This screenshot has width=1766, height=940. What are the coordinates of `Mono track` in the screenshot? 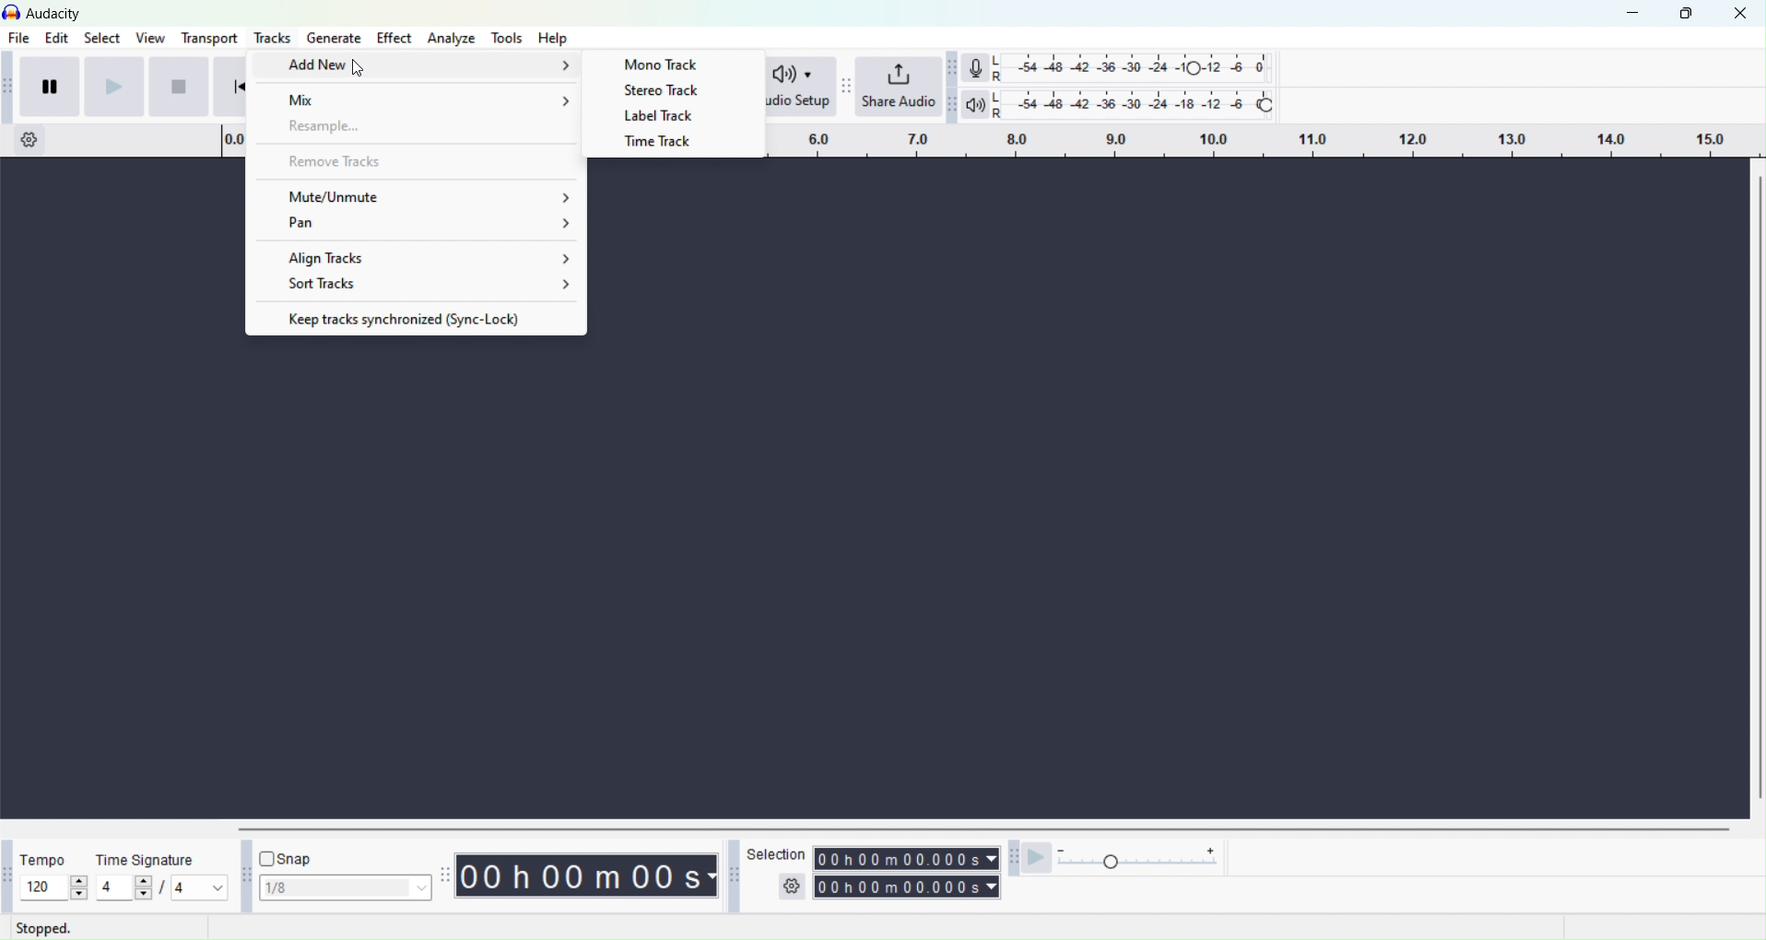 It's located at (670, 63).